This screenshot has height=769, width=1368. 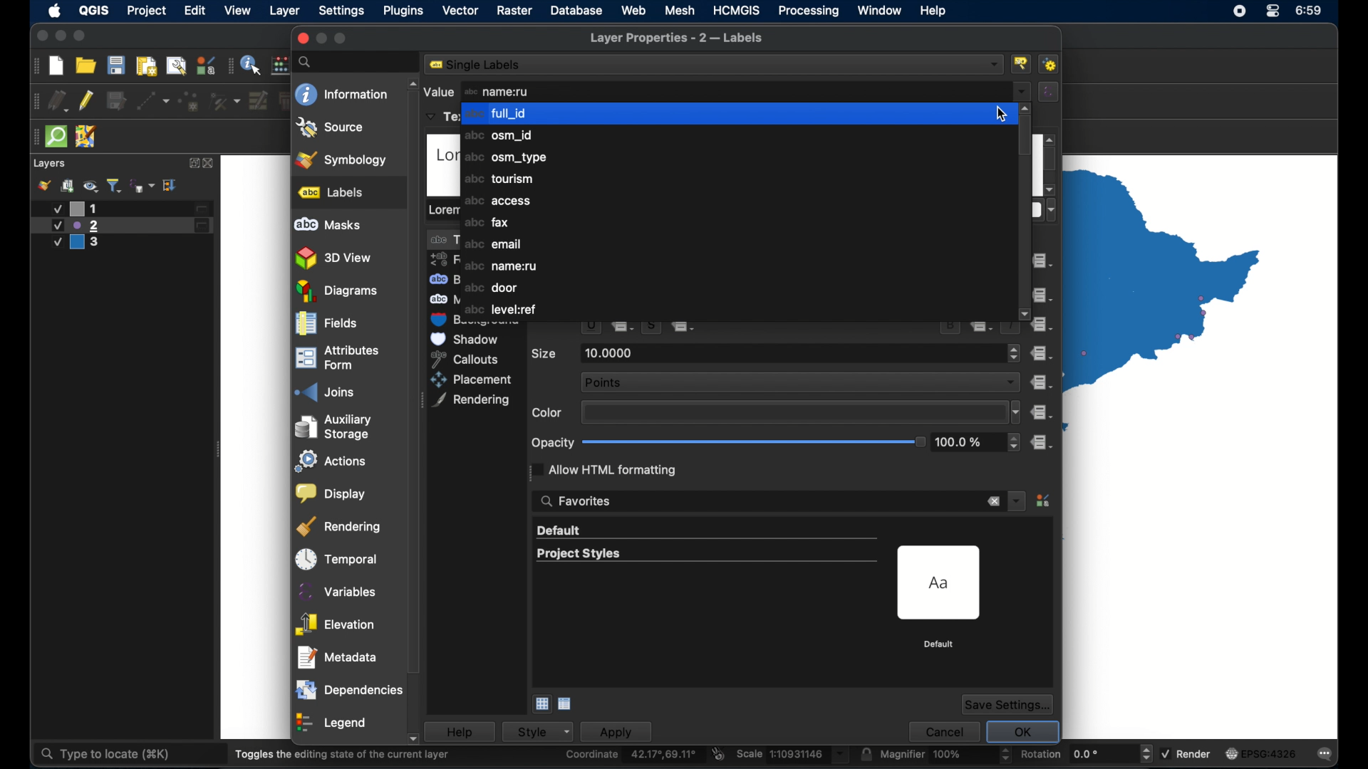 What do you see at coordinates (497, 92) in the screenshot?
I see `name:ru` at bounding box center [497, 92].